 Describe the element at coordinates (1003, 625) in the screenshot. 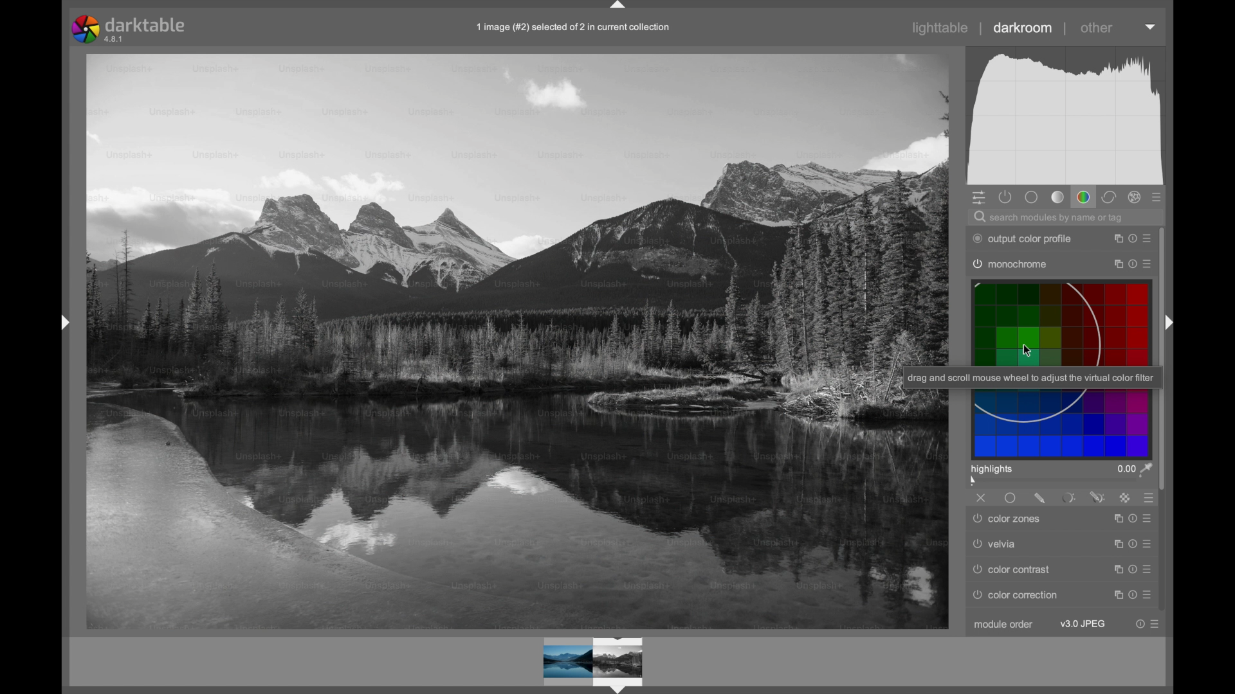

I see `module order` at that location.